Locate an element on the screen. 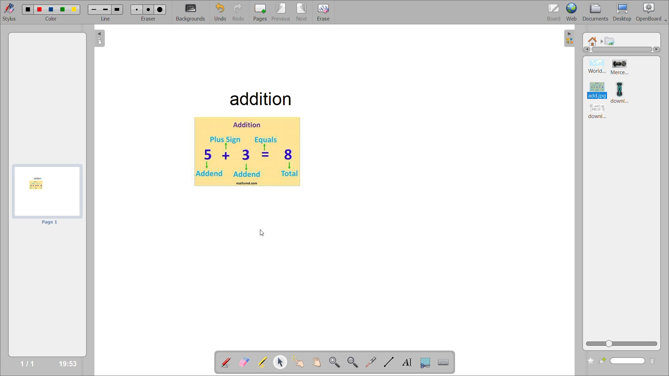 The width and height of the screenshot is (669, 376). highlight is located at coordinates (264, 363).